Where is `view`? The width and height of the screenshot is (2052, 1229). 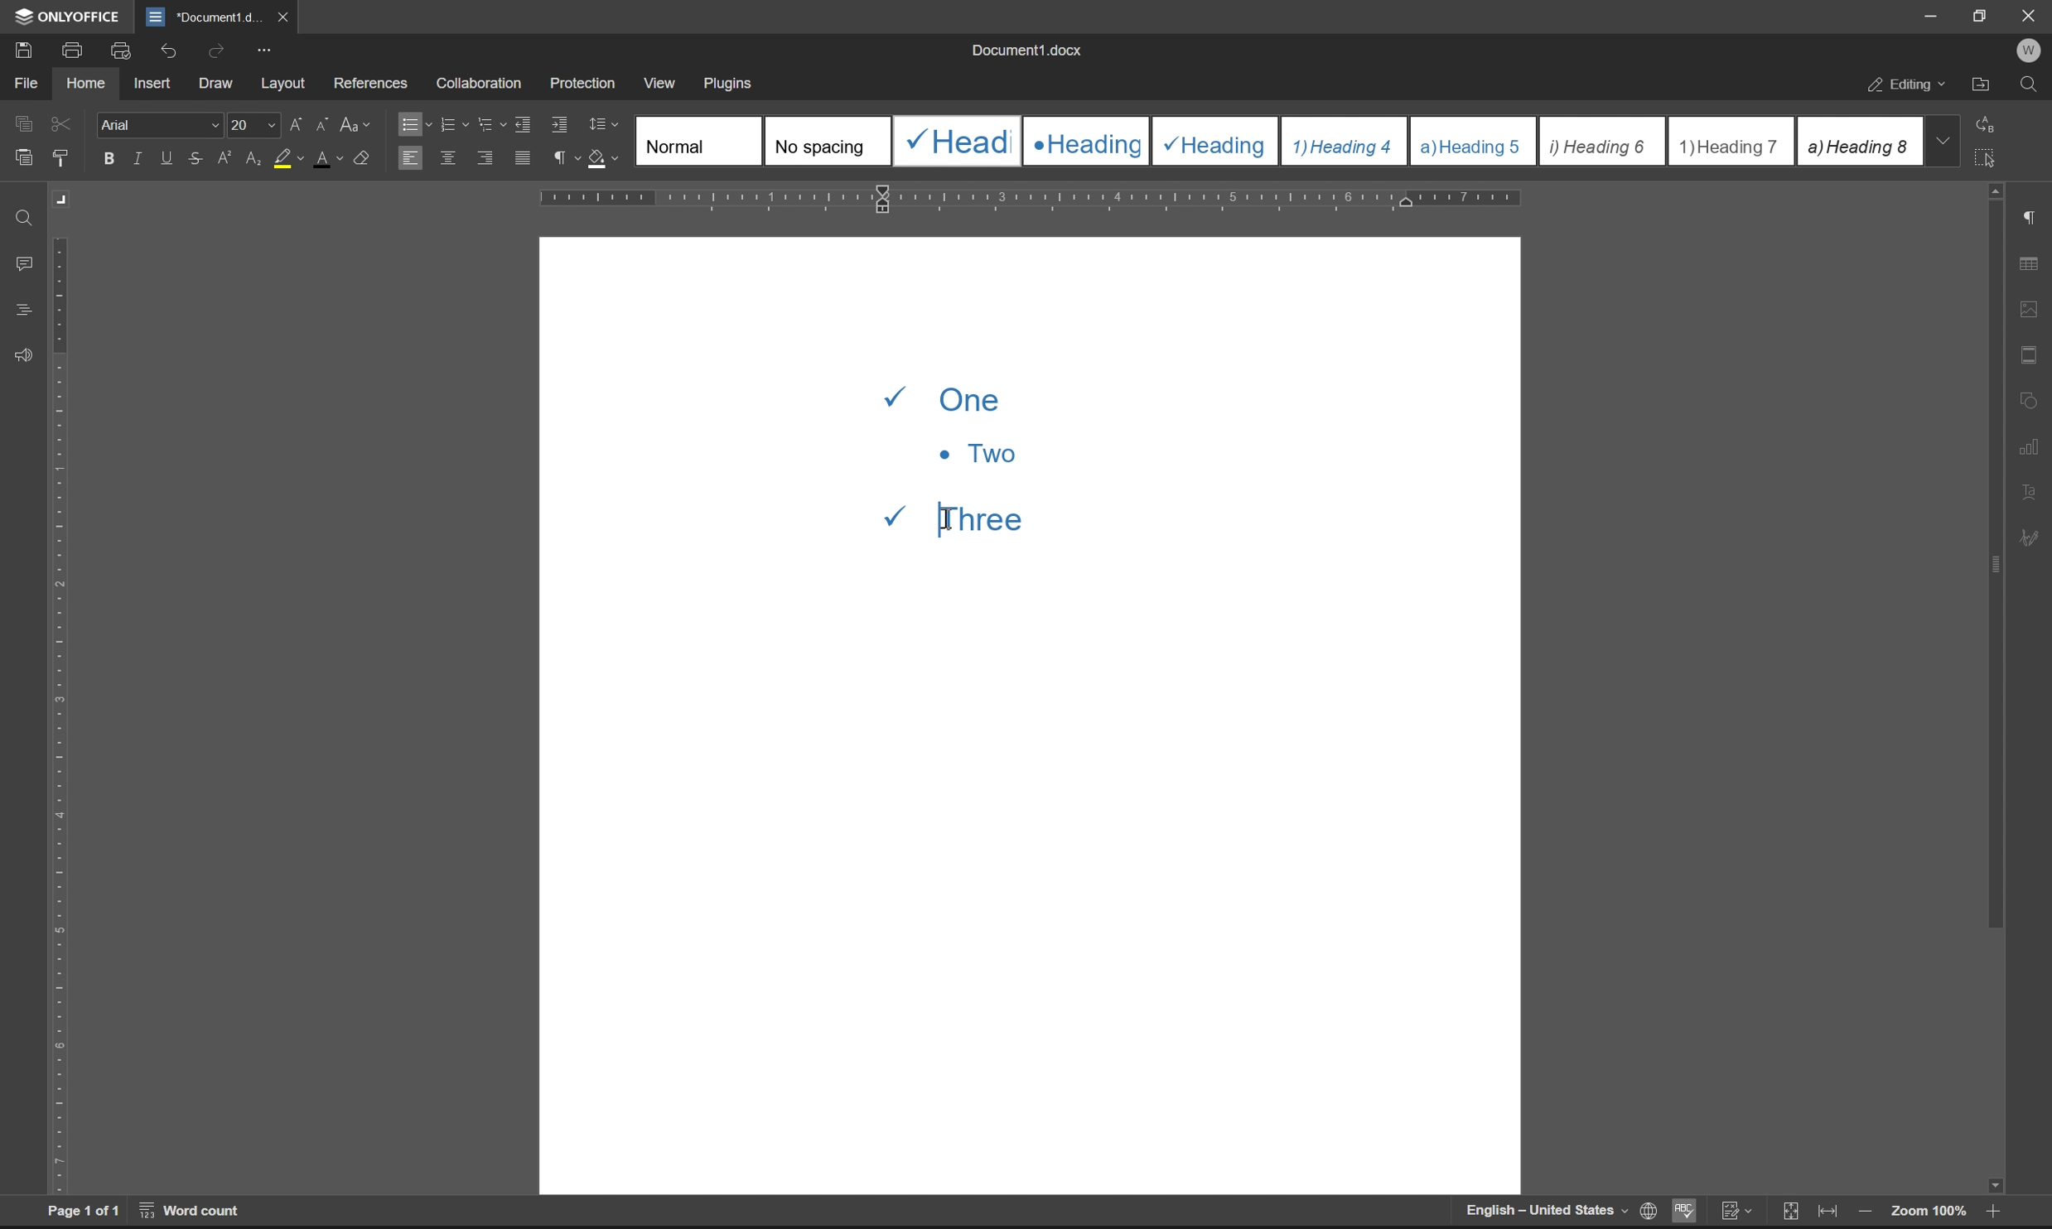 view is located at coordinates (657, 79).